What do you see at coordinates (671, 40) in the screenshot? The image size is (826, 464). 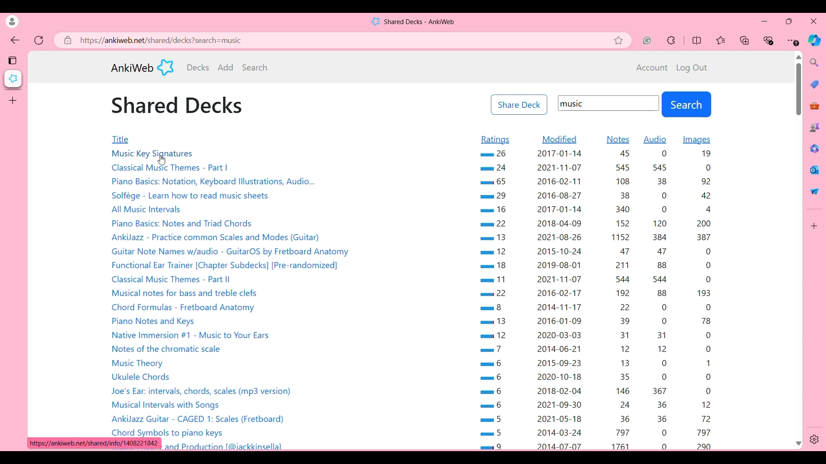 I see `Extensions` at bounding box center [671, 40].